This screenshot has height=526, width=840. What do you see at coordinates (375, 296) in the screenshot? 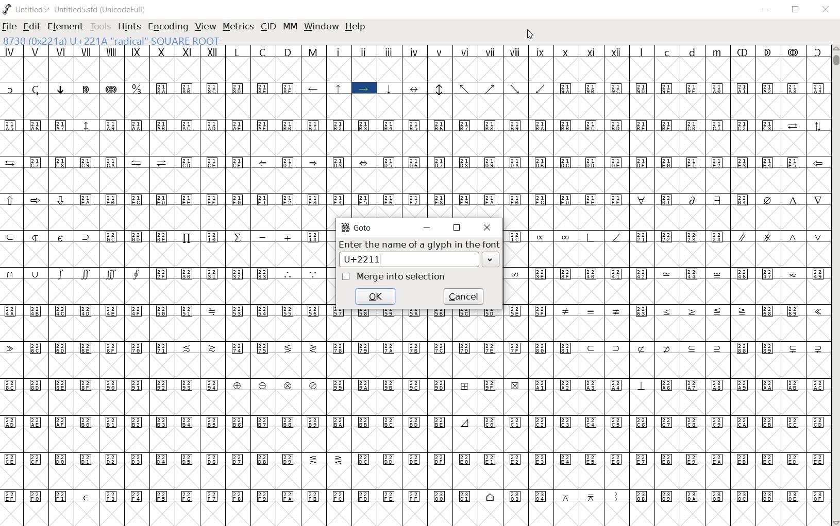
I see `OK` at bounding box center [375, 296].